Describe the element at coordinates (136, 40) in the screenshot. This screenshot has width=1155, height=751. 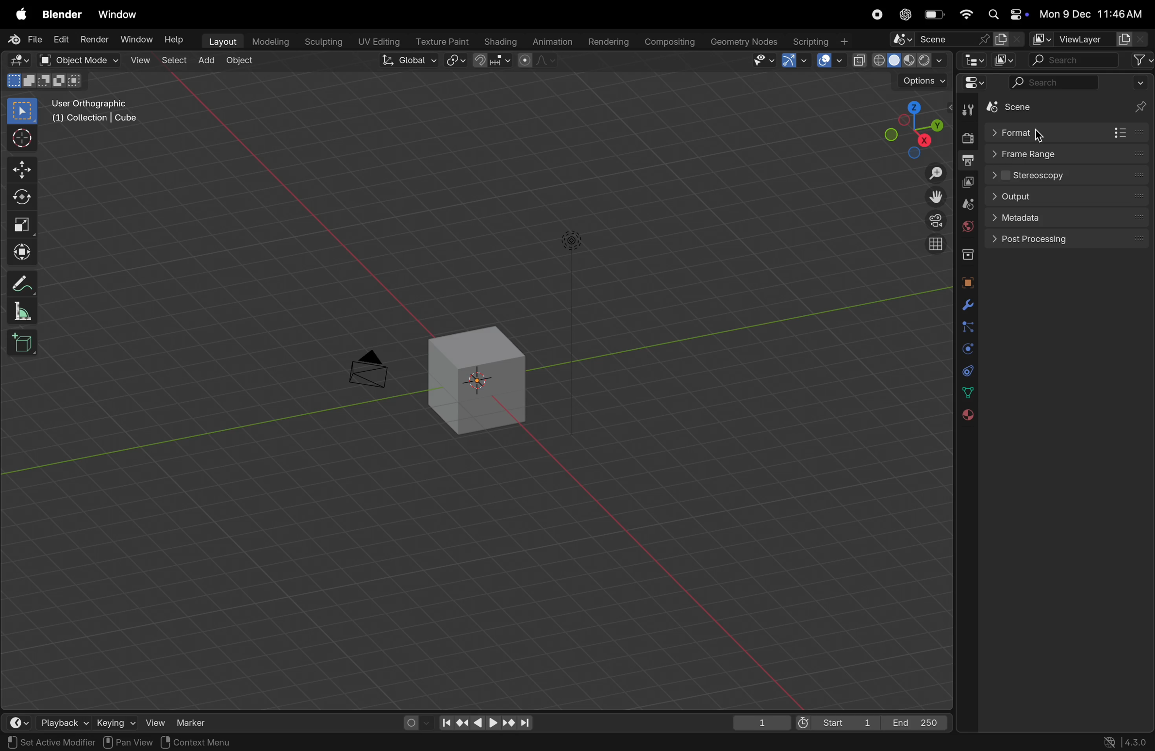
I see `Window` at that location.